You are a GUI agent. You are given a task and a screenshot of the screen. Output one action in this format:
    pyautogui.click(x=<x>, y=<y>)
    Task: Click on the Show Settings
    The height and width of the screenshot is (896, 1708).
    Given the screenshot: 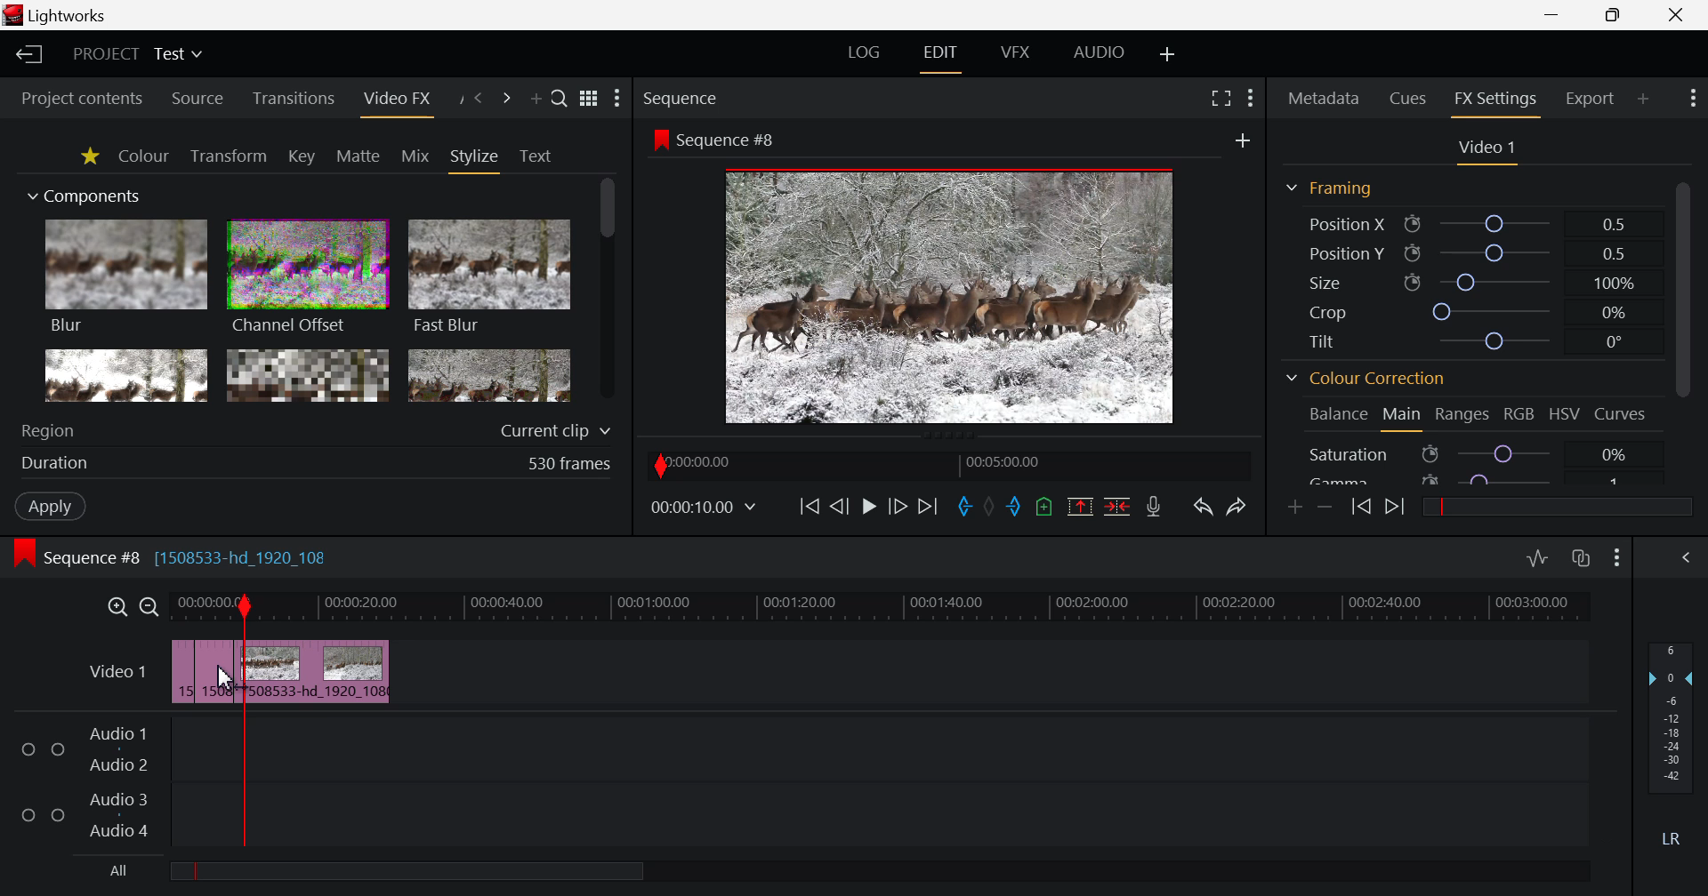 What is the action you would take?
    pyautogui.click(x=1251, y=101)
    